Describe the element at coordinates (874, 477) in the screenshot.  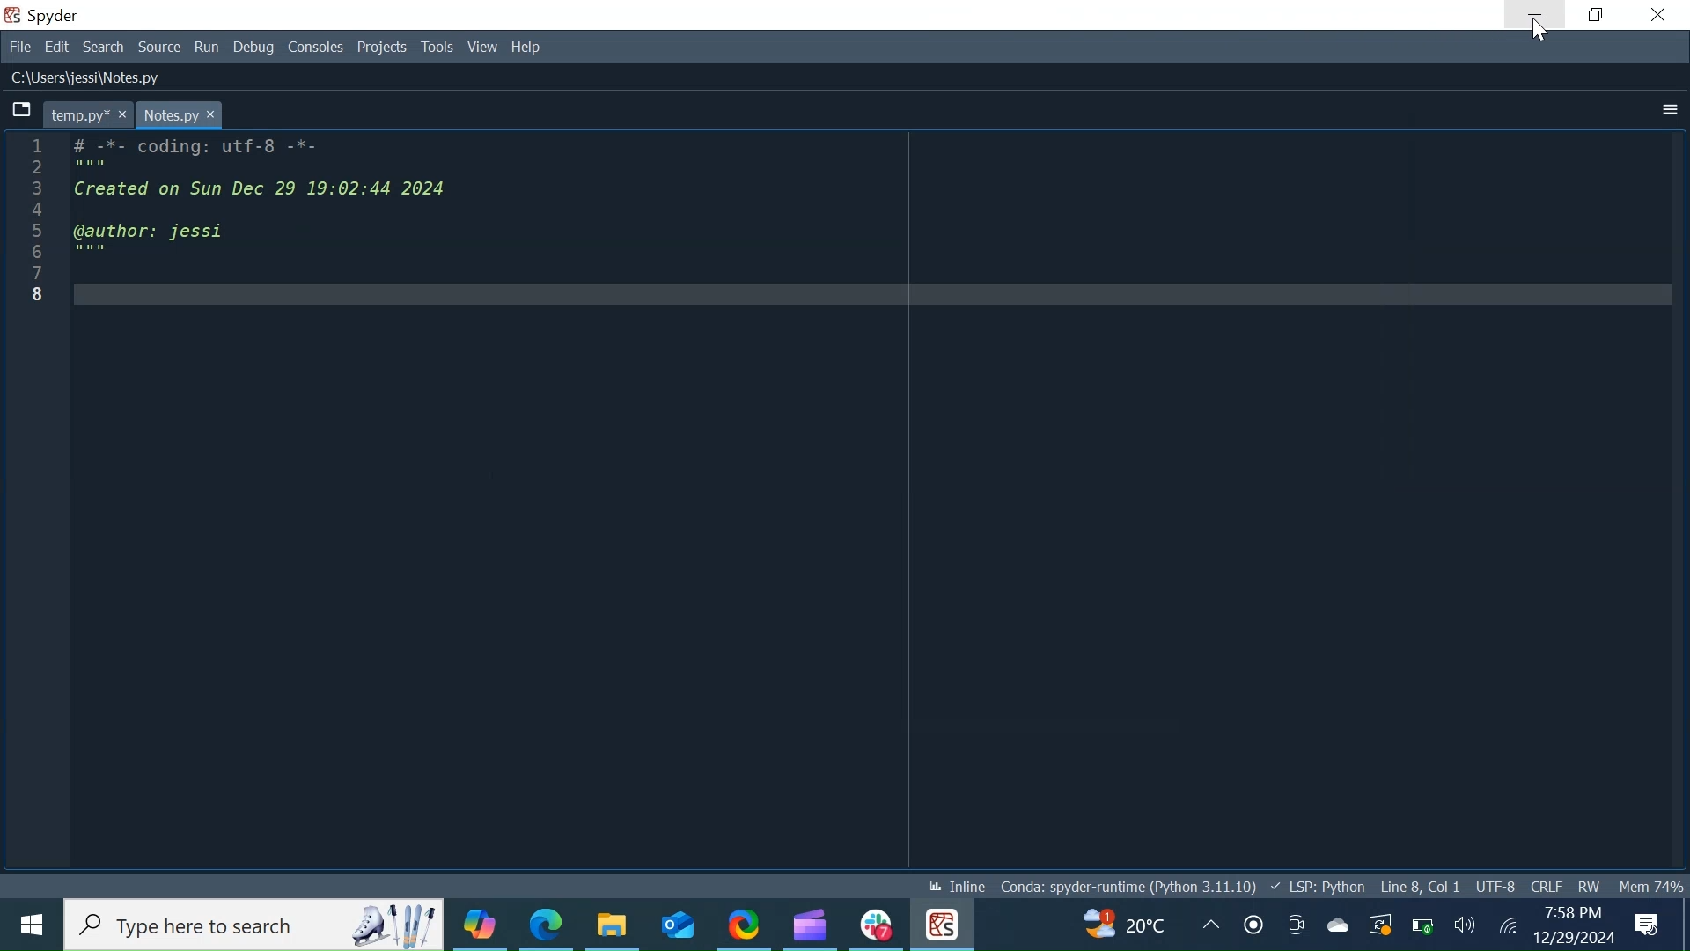
I see `# -*- coding: utT-6 -*-
Created on Sun Dec 29 19:02:44 2024
@author: jessi` at that location.